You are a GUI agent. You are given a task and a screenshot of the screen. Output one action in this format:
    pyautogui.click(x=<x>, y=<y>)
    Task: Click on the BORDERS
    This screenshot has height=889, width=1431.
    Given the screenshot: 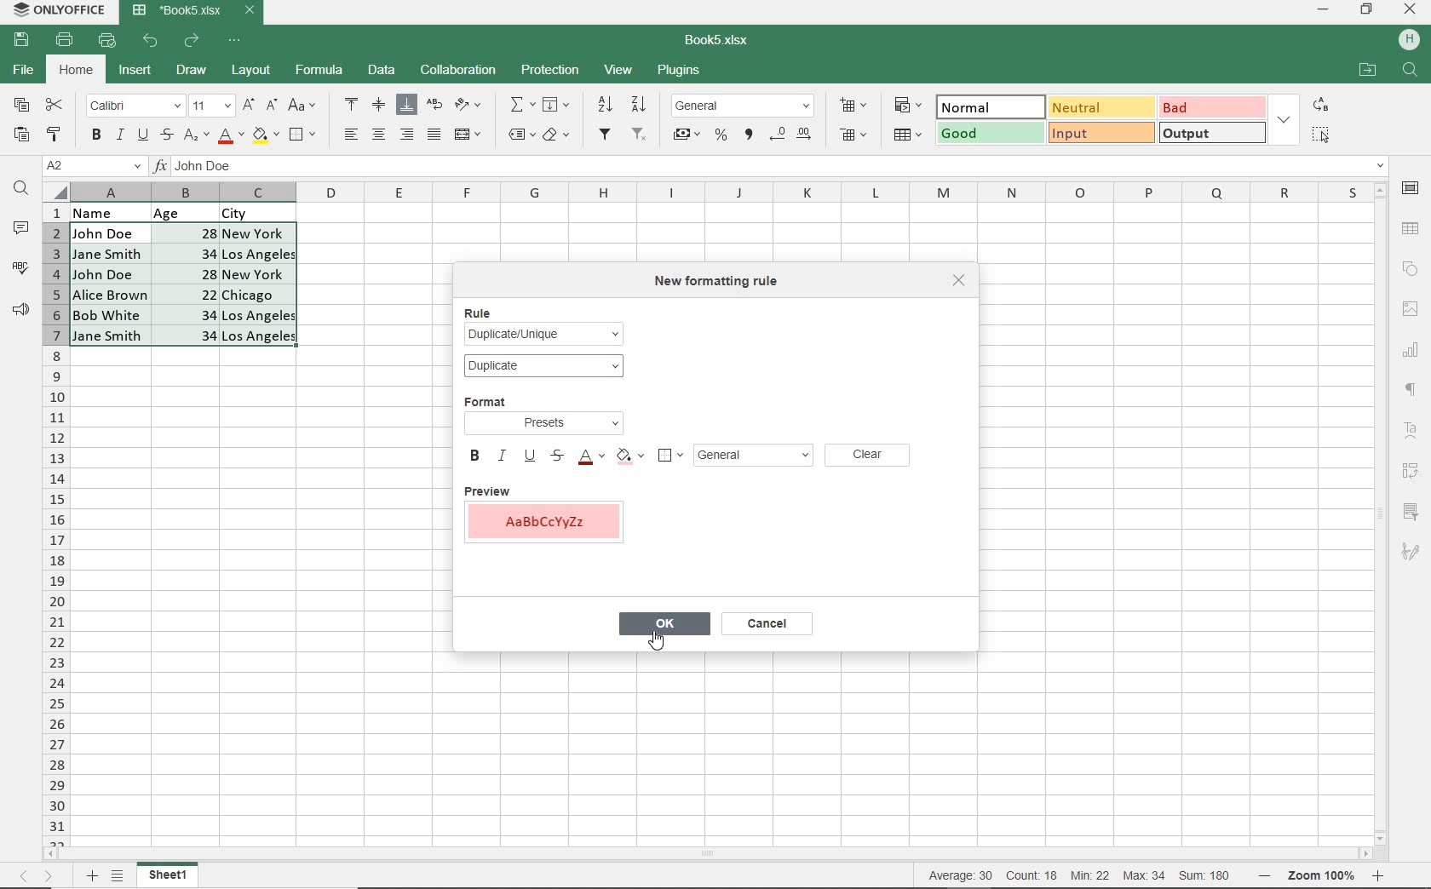 What is the action you would take?
    pyautogui.click(x=305, y=135)
    